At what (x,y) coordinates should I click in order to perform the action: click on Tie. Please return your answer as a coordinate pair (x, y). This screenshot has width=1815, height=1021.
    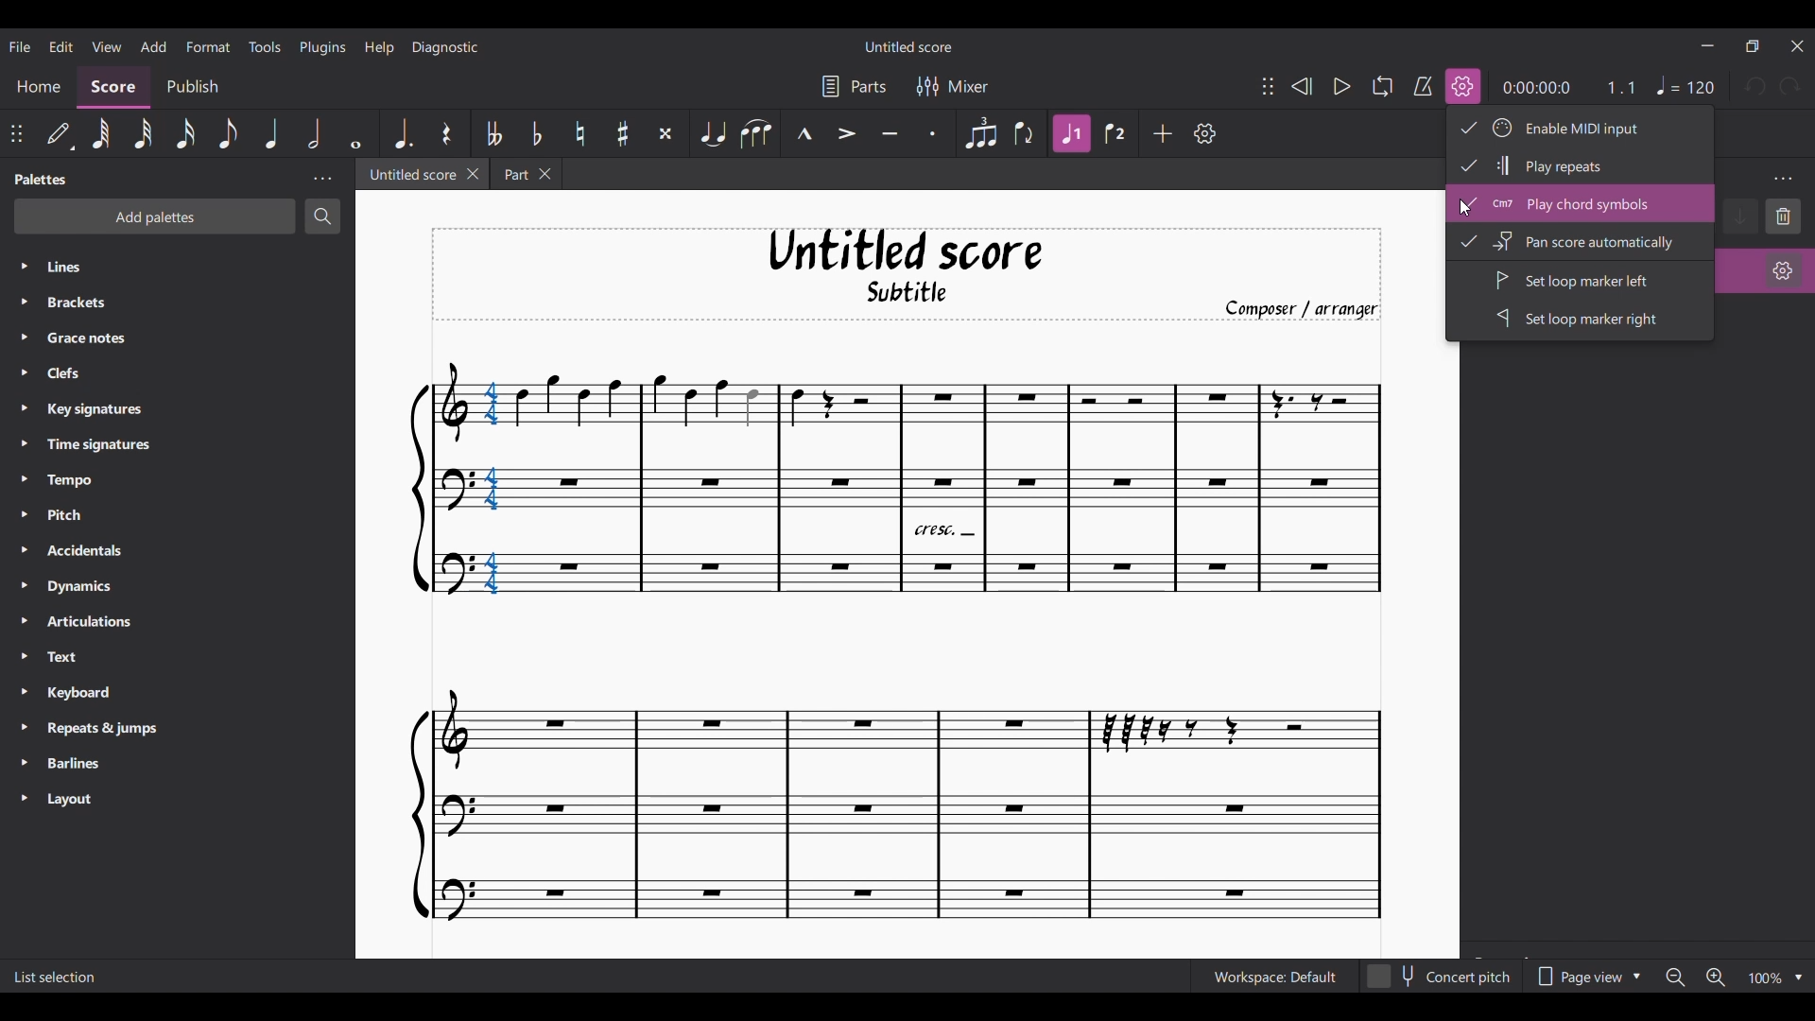
    Looking at the image, I should click on (712, 132).